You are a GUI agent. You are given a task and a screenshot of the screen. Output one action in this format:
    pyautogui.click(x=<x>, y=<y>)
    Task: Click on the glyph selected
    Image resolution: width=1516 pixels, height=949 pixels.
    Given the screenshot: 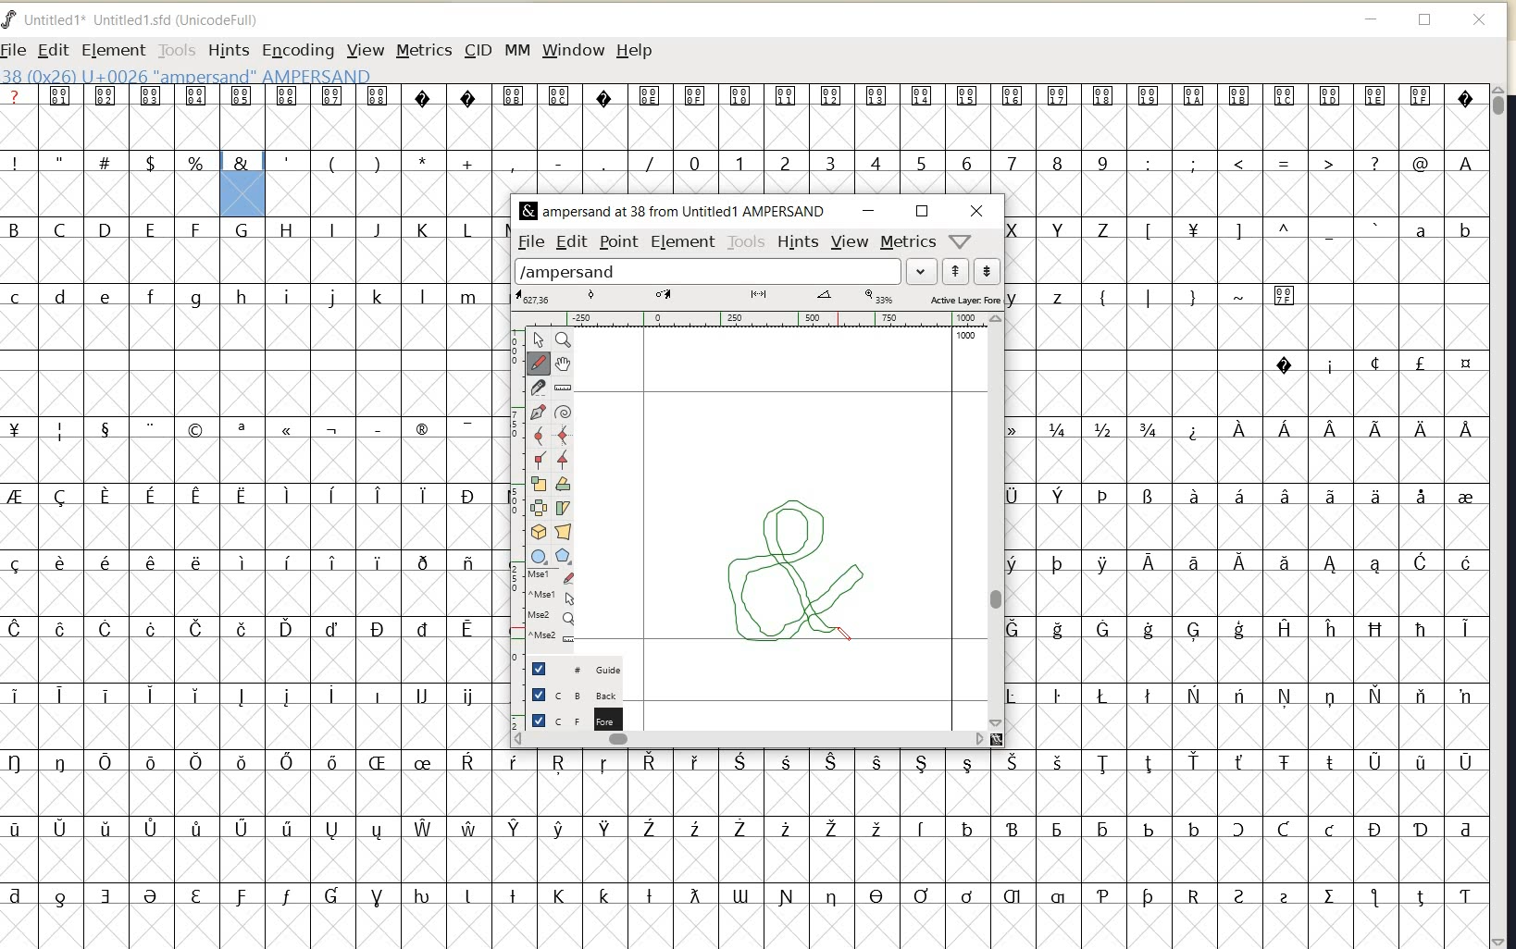 What is the action you would take?
    pyautogui.click(x=243, y=184)
    